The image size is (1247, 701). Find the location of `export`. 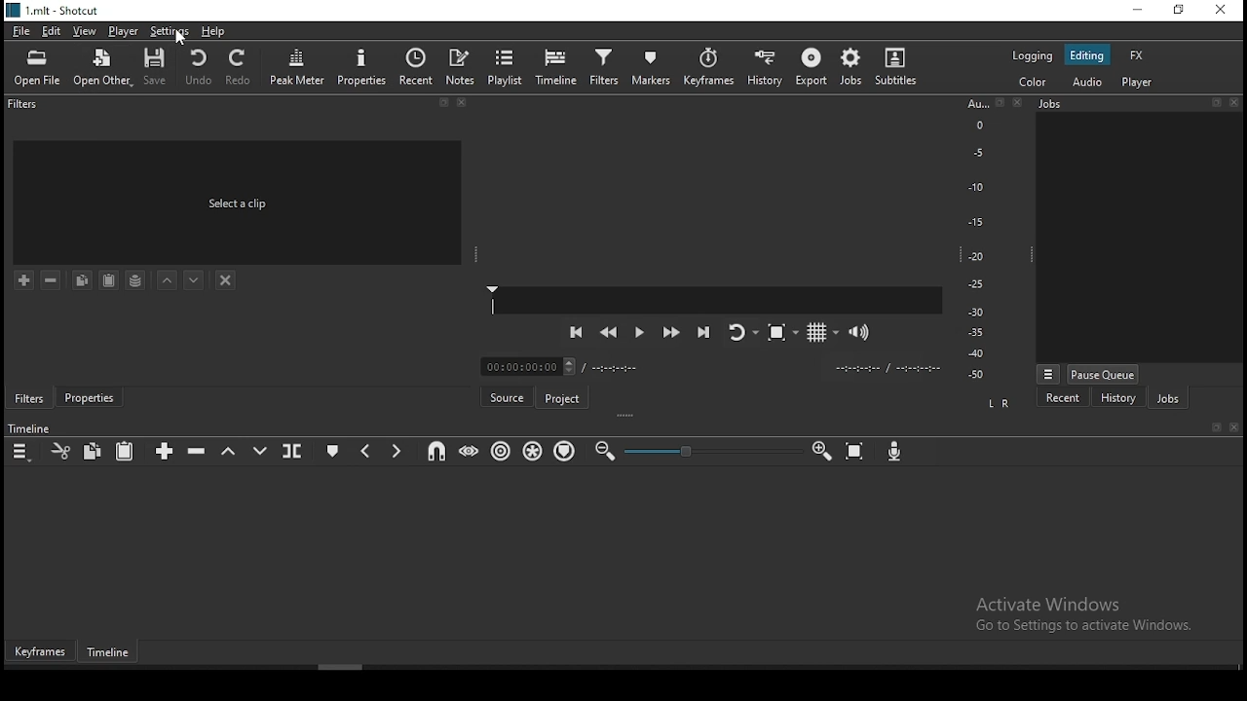

export is located at coordinates (810, 70).